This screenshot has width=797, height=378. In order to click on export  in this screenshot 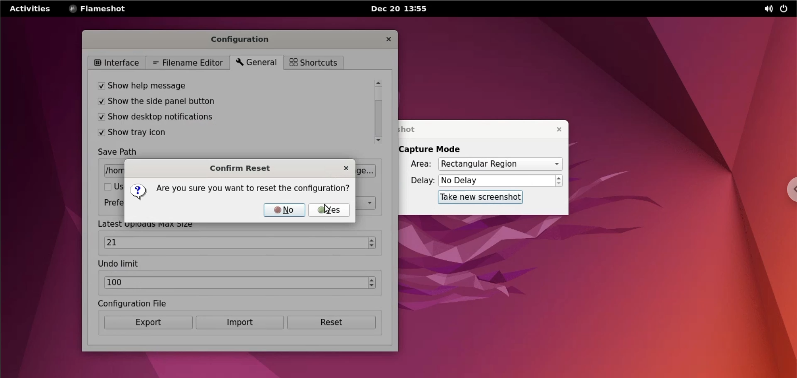, I will do `click(146, 322)`.